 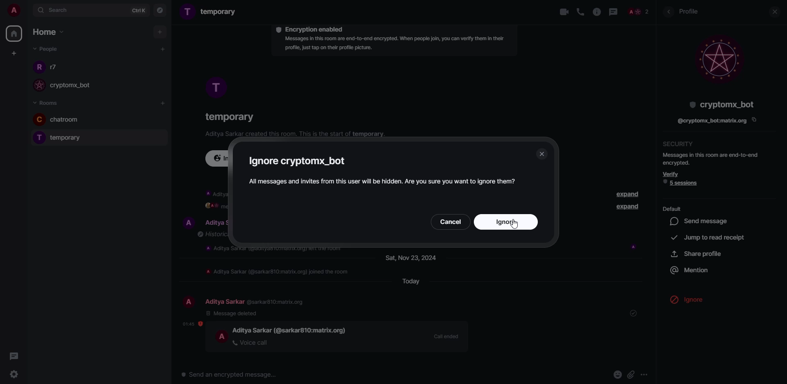 What do you see at coordinates (228, 115) in the screenshot?
I see `room` at bounding box center [228, 115].